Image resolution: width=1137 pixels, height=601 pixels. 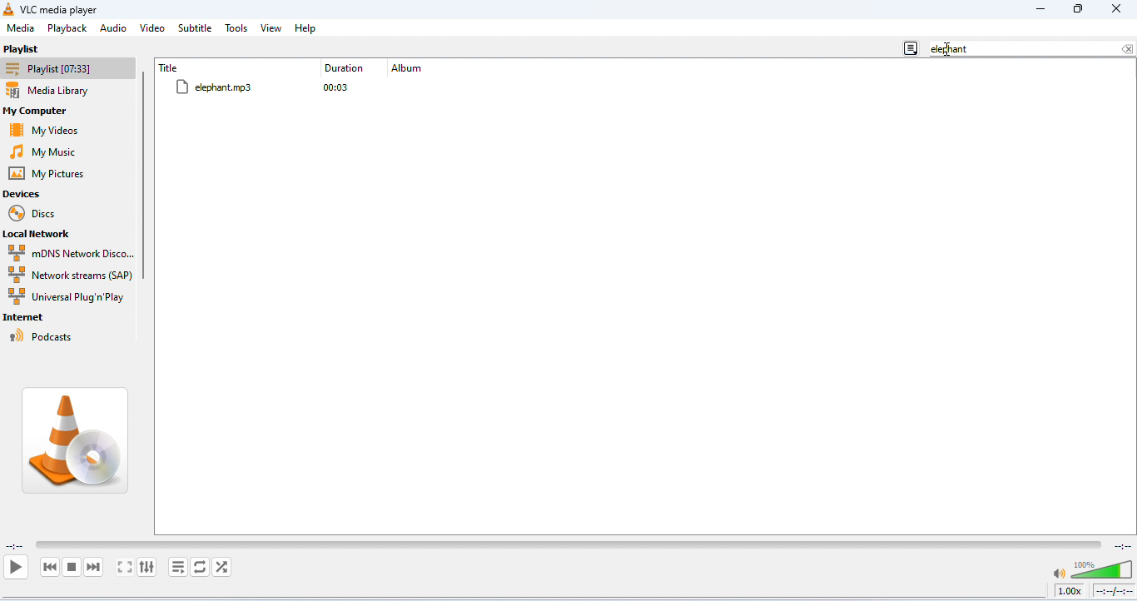 I want to click on , so click(x=1078, y=9).